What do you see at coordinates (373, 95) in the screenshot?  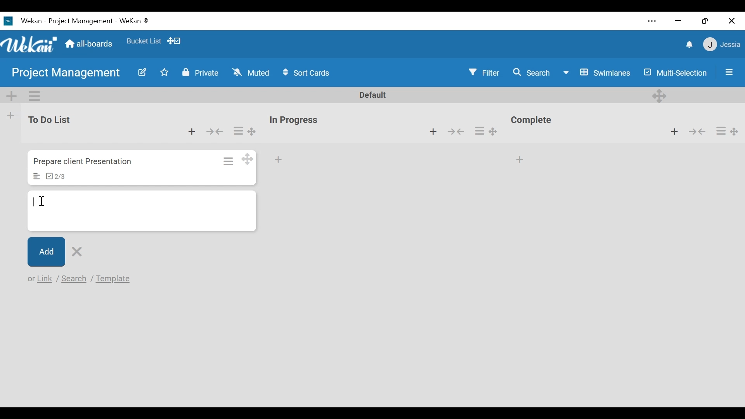 I see `Default` at bounding box center [373, 95].